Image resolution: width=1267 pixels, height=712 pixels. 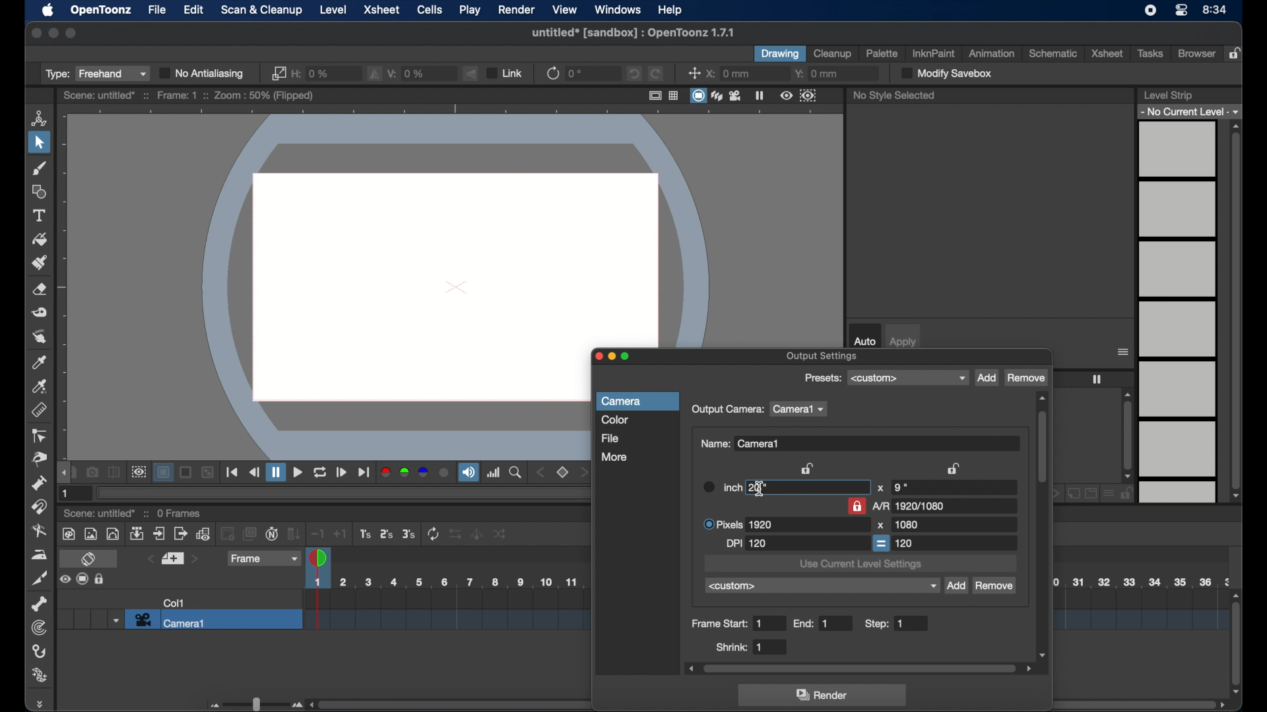 I want to click on pinch tool, so click(x=37, y=460).